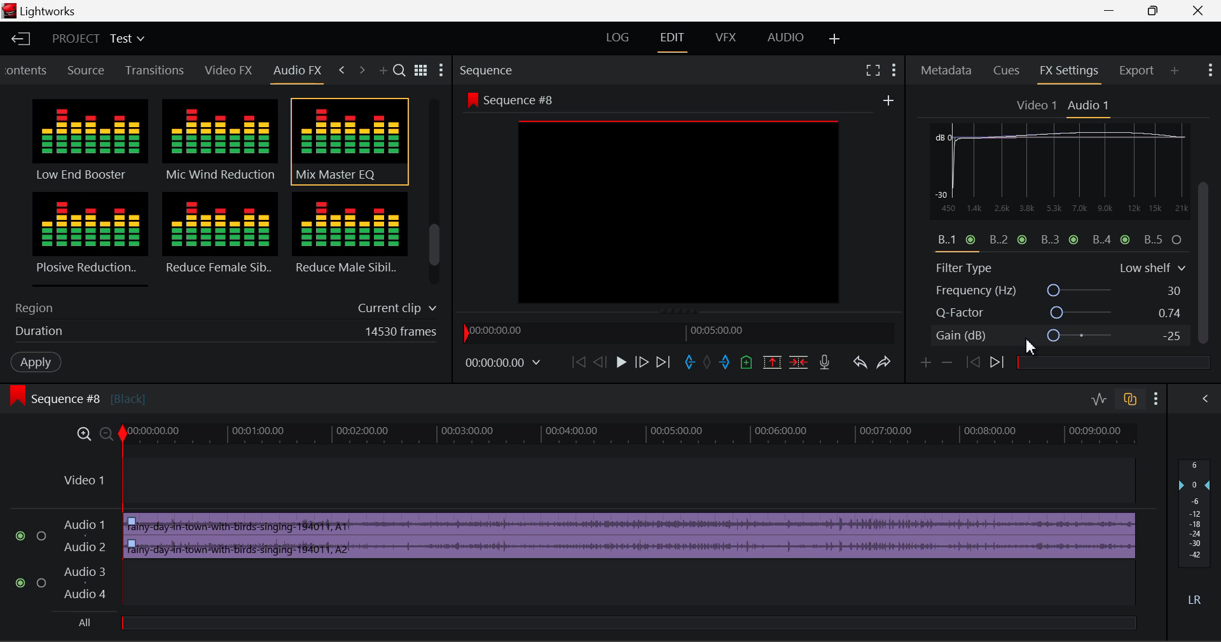 The height and width of the screenshot is (642, 1221). What do you see at coordinates (824, 363) in the screenshot?
I see `Record Voiceover` at bounding box center [824, 363].